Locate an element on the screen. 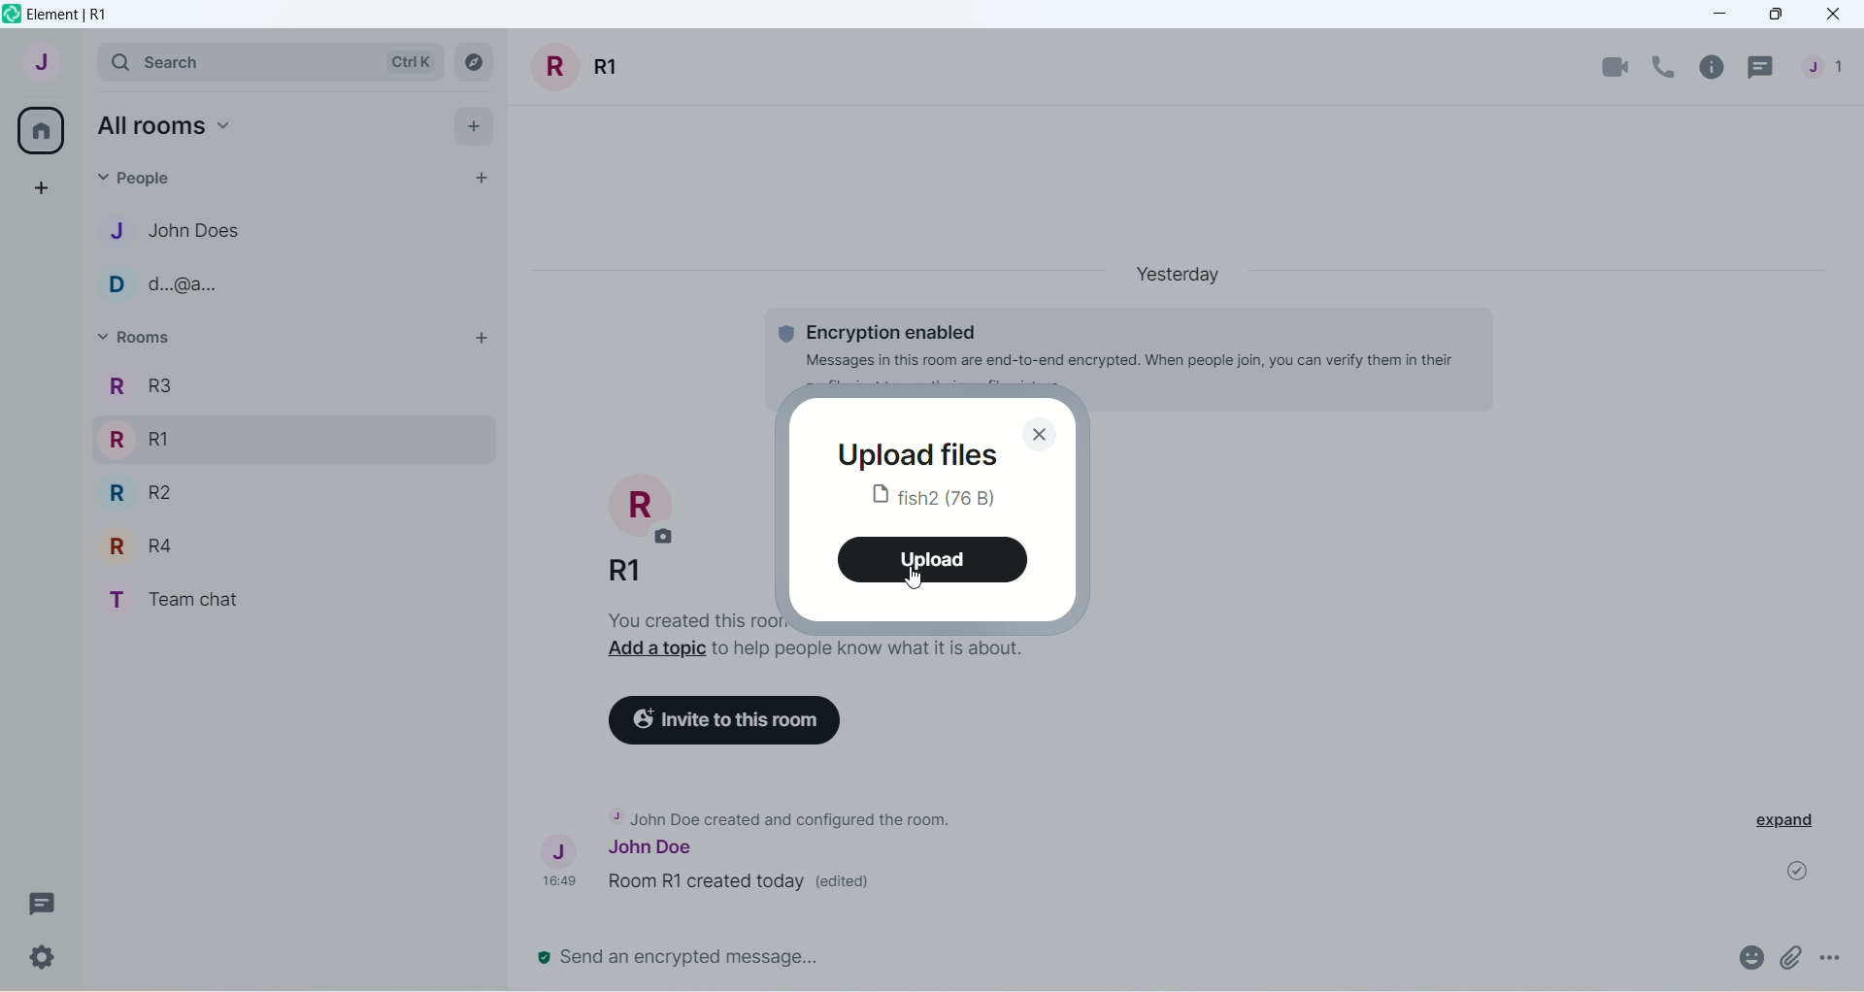 The width and height of the screenshot is (1864, 992). threads is located at coordinates (1766, 67).